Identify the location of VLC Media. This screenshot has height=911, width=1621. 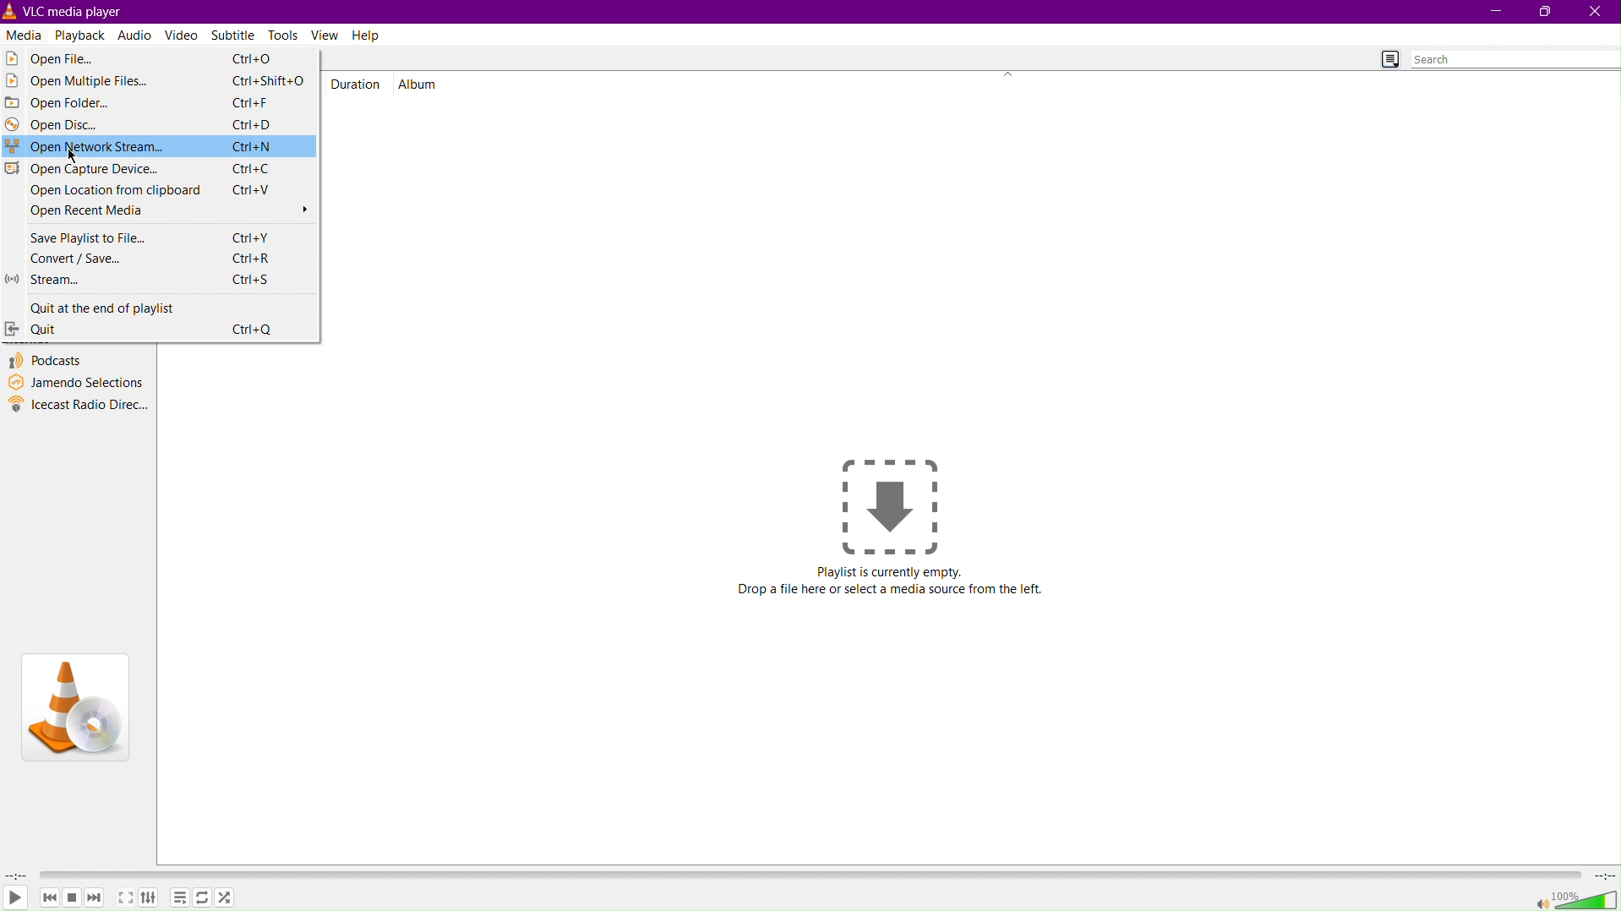
(79, 10).